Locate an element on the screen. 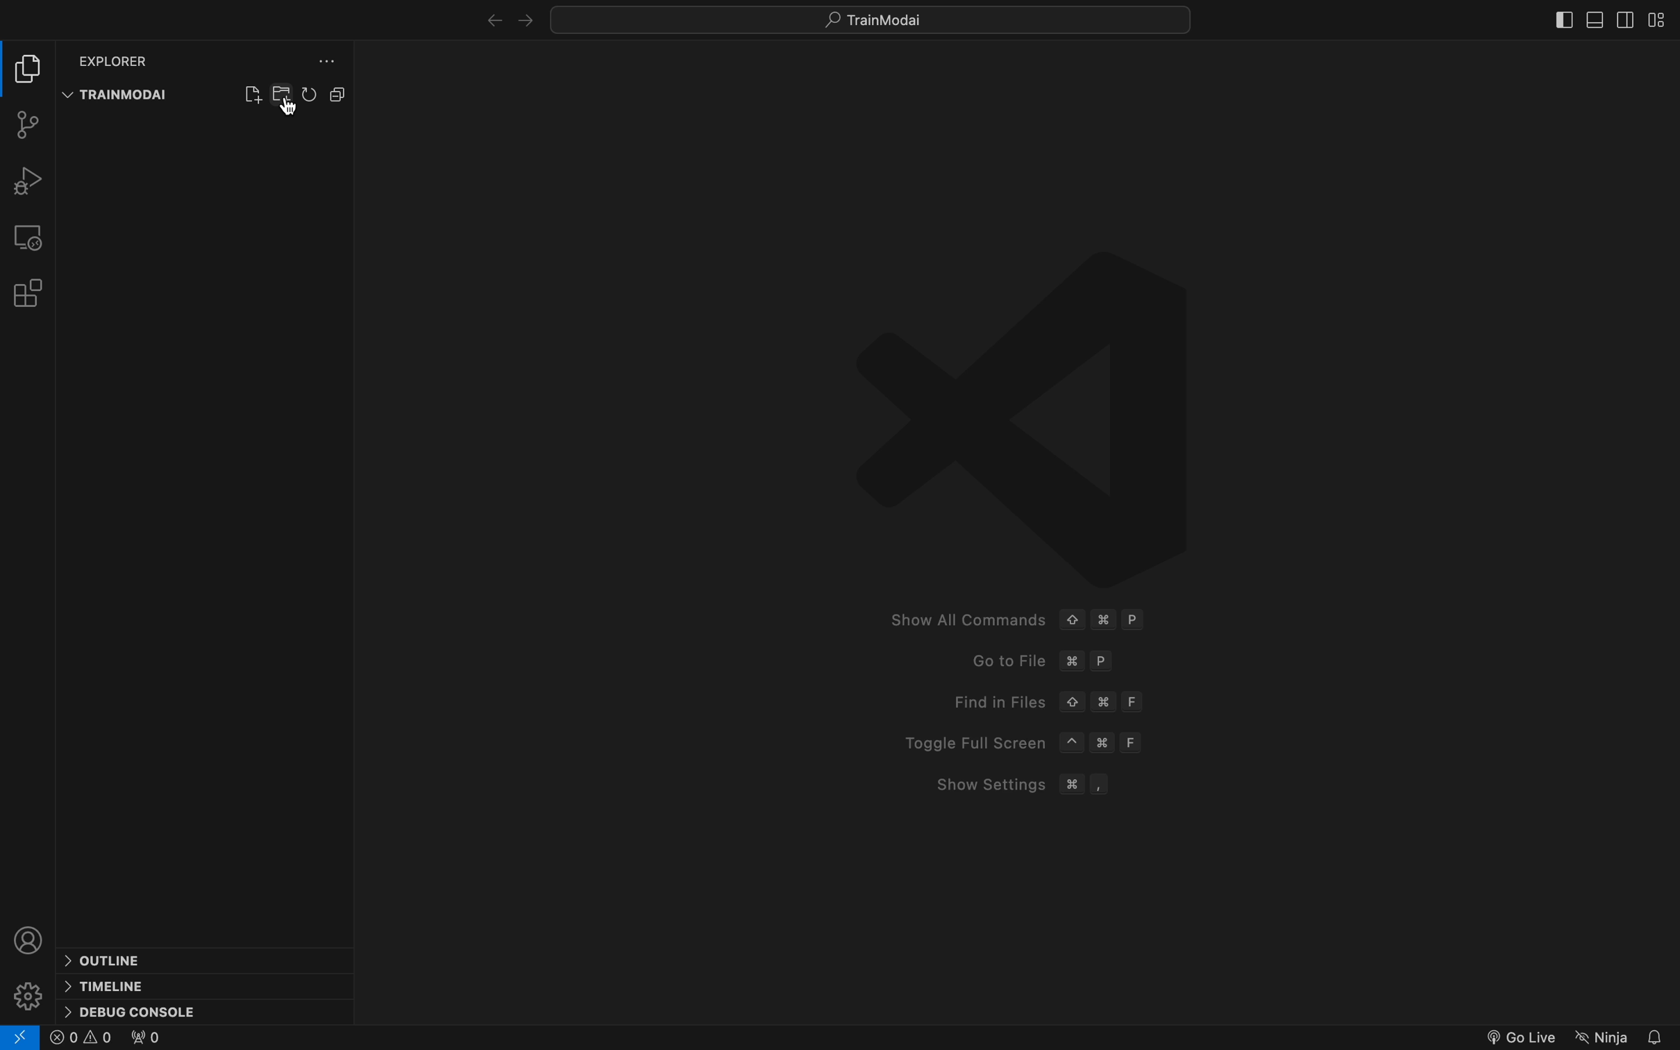 This screenshot has width=1680, height=1050. time line is located at coordinates (107, 985).